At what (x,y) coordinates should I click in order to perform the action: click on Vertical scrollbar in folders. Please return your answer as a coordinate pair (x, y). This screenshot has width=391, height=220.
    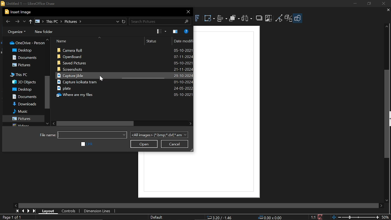
    Looking at the image, I should click on (47, 92).